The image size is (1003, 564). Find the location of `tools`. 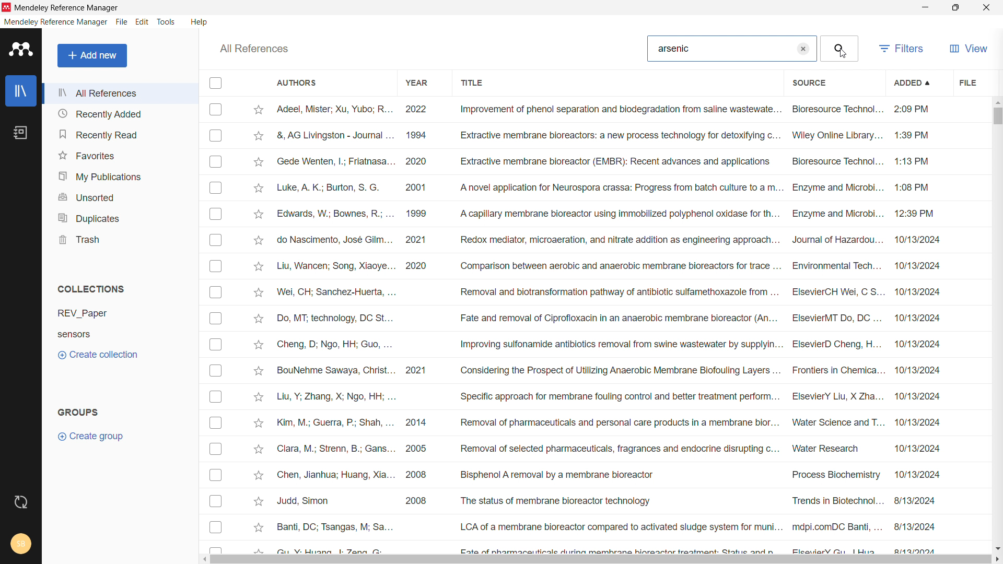

tools is located at coordinates (166, 22).